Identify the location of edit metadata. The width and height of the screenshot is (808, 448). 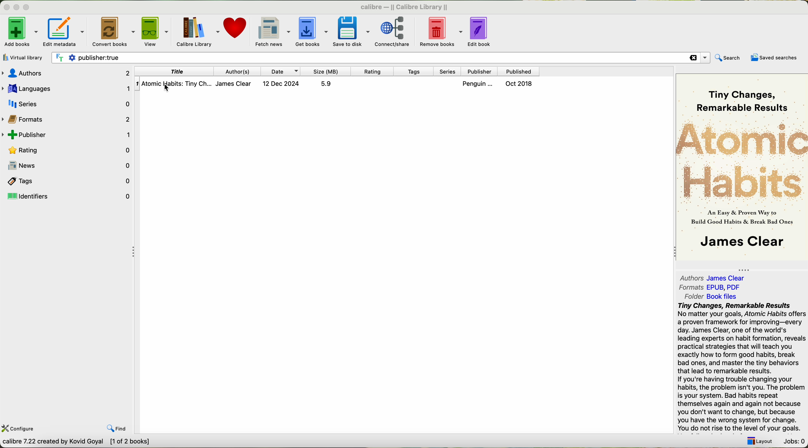
(64, 32).